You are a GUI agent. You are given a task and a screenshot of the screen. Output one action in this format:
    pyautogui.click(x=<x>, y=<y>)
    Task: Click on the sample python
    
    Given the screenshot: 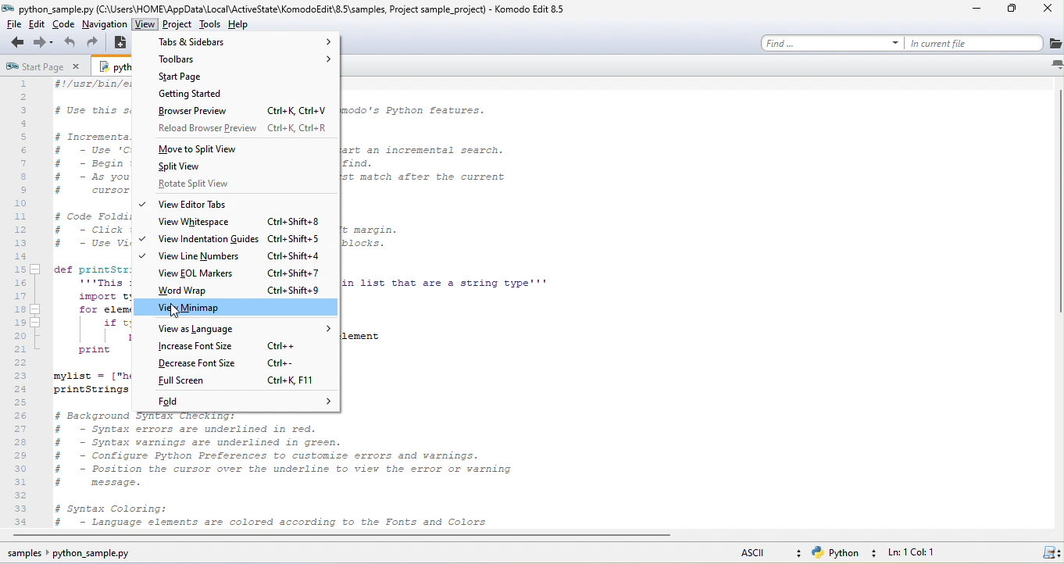 What is the action you would take?
    pyautogui.click(x=67, y=555)
    